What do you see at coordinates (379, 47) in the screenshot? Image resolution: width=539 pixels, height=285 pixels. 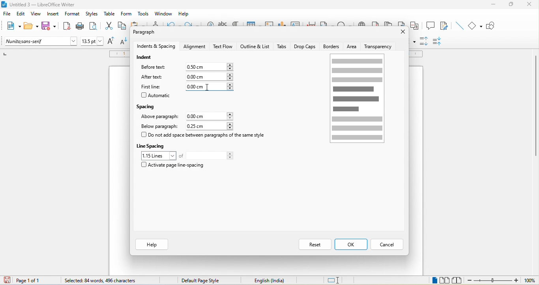 I see `transparency` at bounding box center [379, 47].